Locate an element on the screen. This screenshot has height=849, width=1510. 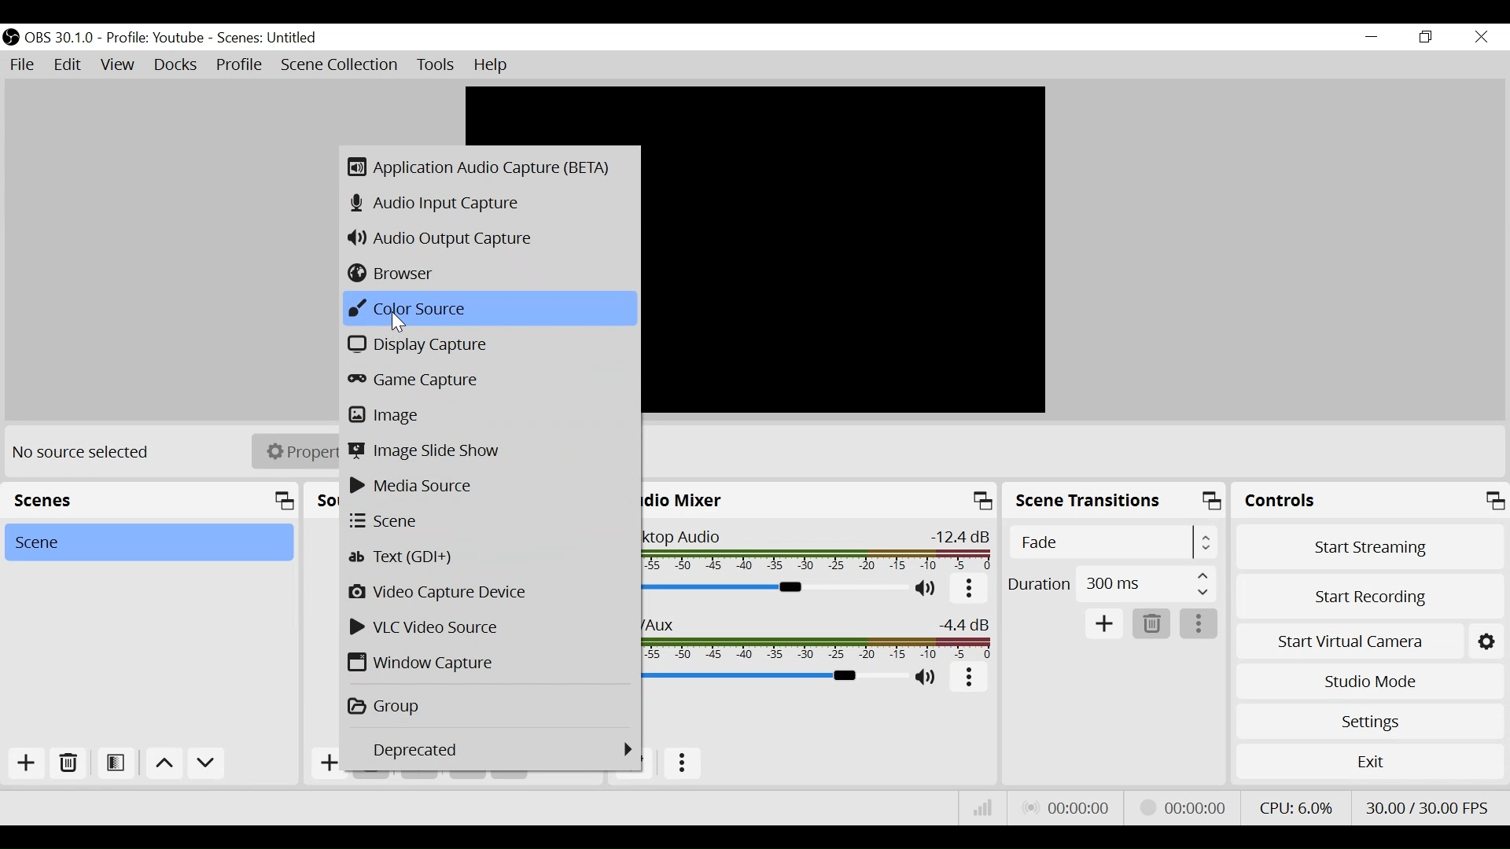
Select Duration is located at coordinates (1111, 582).